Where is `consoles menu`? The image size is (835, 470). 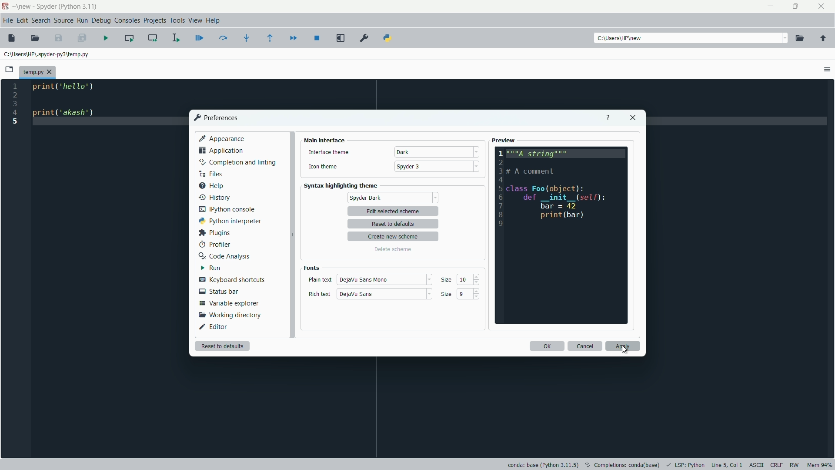 consoles menu is located at coordinates (128, 20).